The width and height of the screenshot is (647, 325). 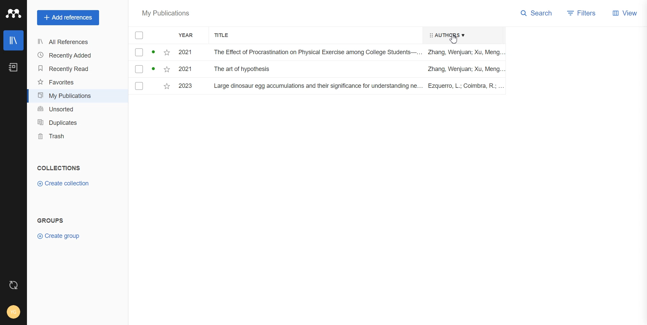 I want to click on Large dinosaur egg accumulations and their significance for understanding ne., so click(x=317, y=86).